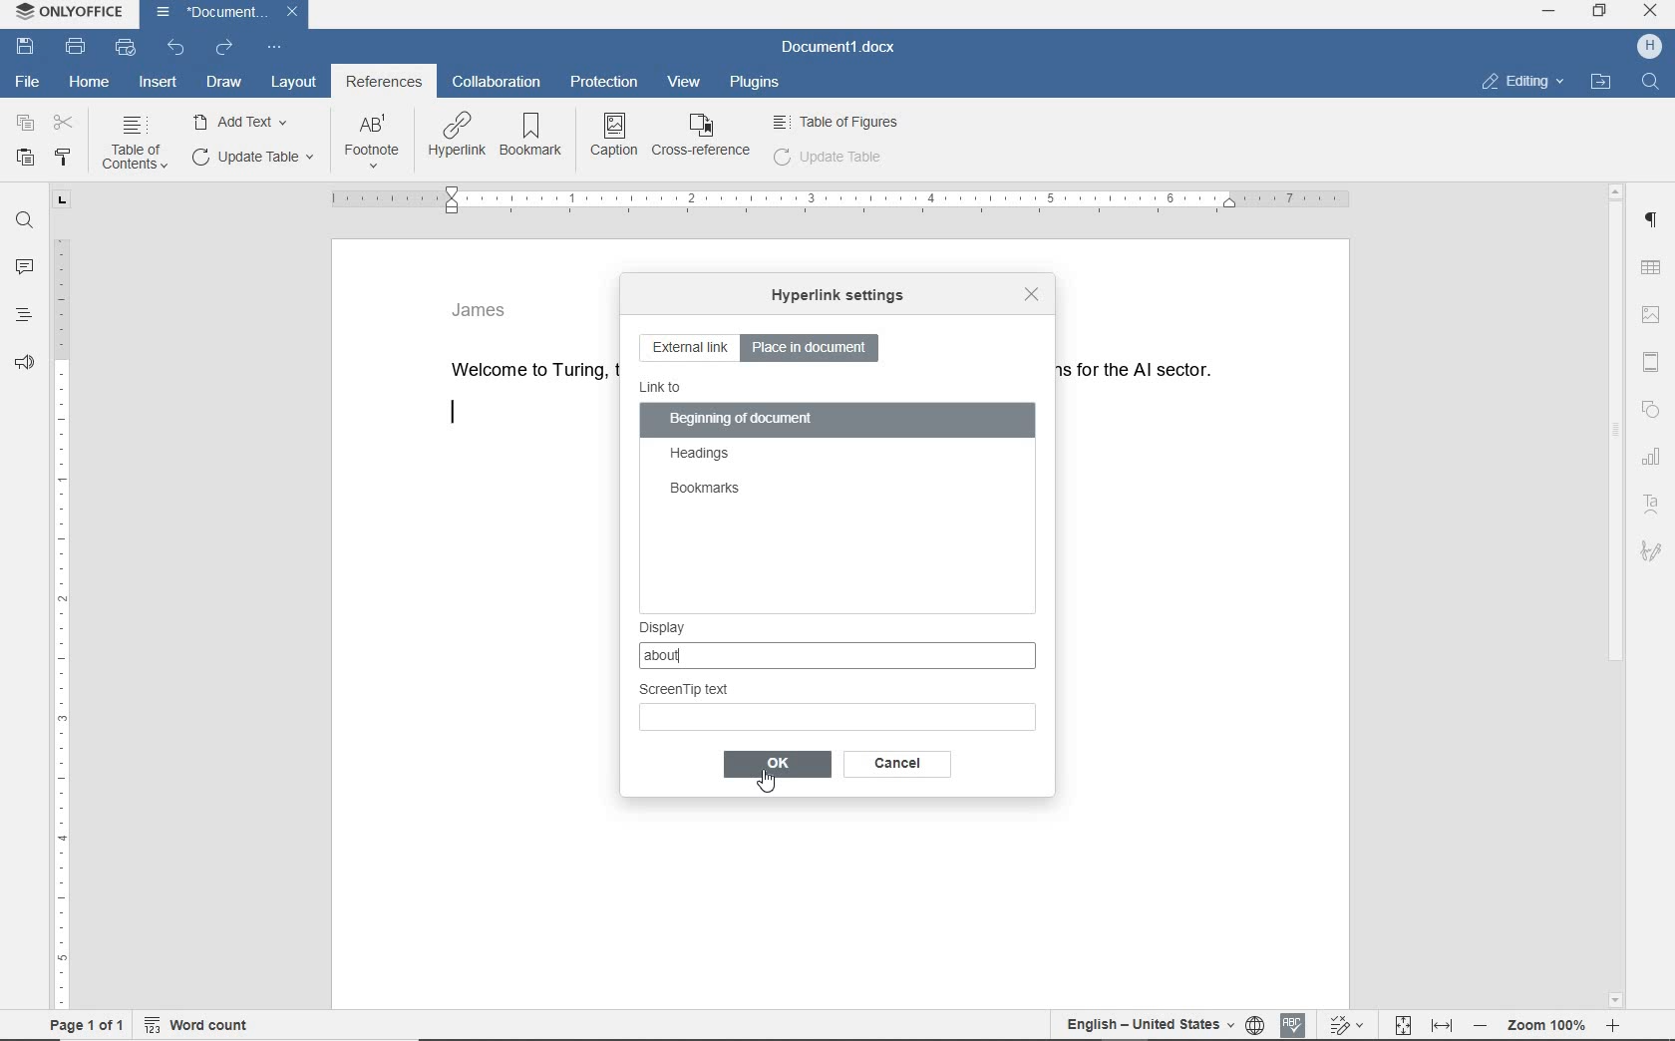 The width and height of the screenshot is (1675, 1041). I want to click on table, so click(1655, 266).